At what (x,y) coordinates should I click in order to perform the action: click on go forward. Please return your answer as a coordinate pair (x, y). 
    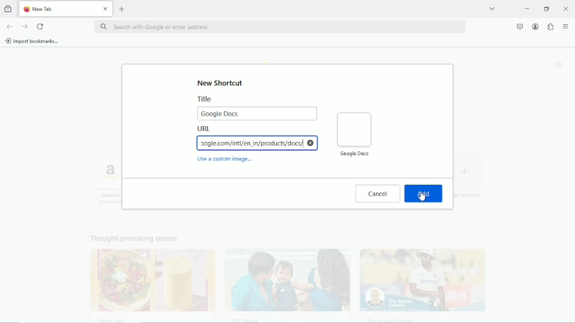
    Looking at the image, I should click on (25, 27).